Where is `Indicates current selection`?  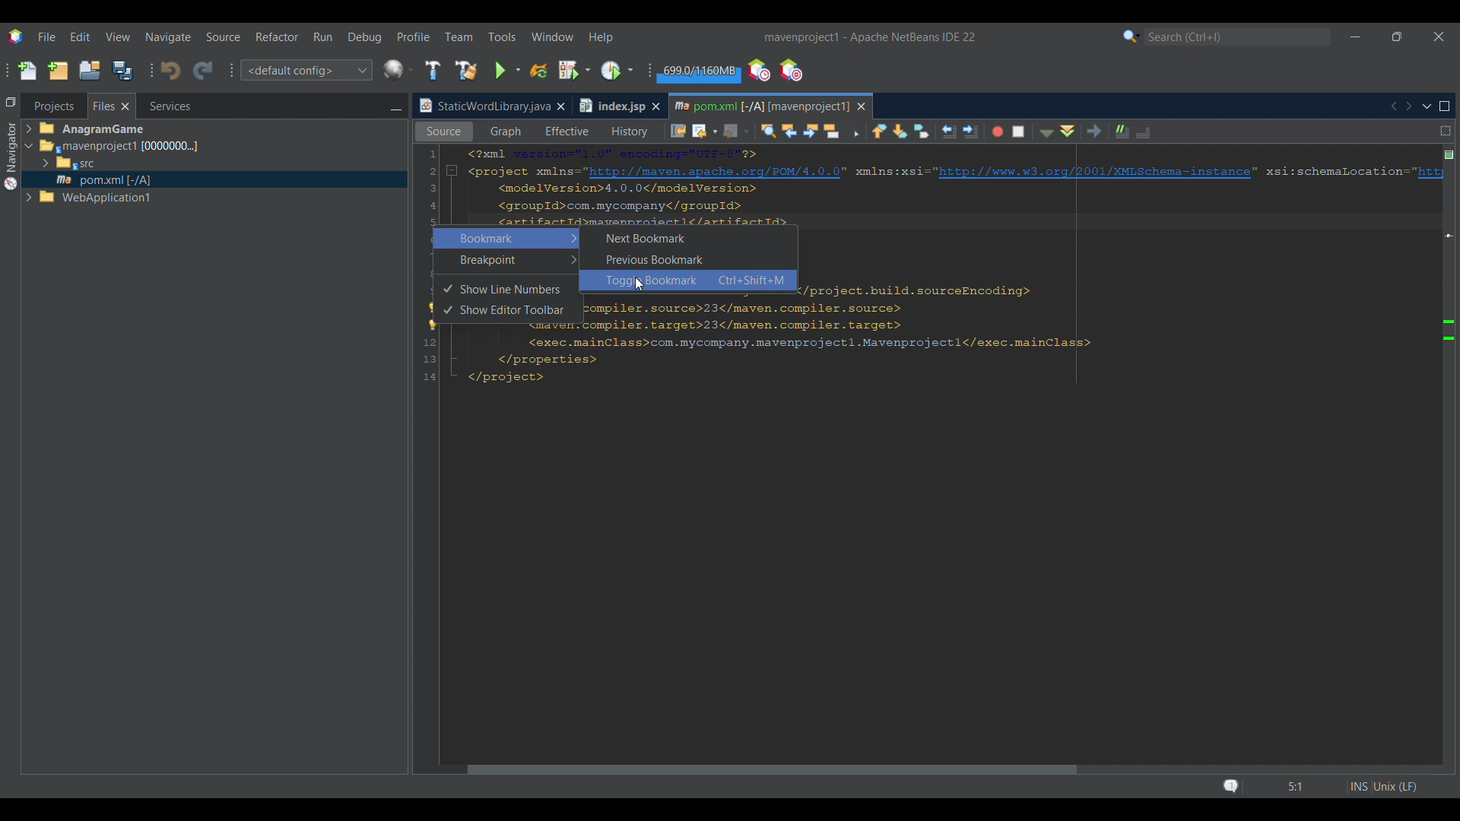
Indicates current selection is located at coordinates (447, 300).